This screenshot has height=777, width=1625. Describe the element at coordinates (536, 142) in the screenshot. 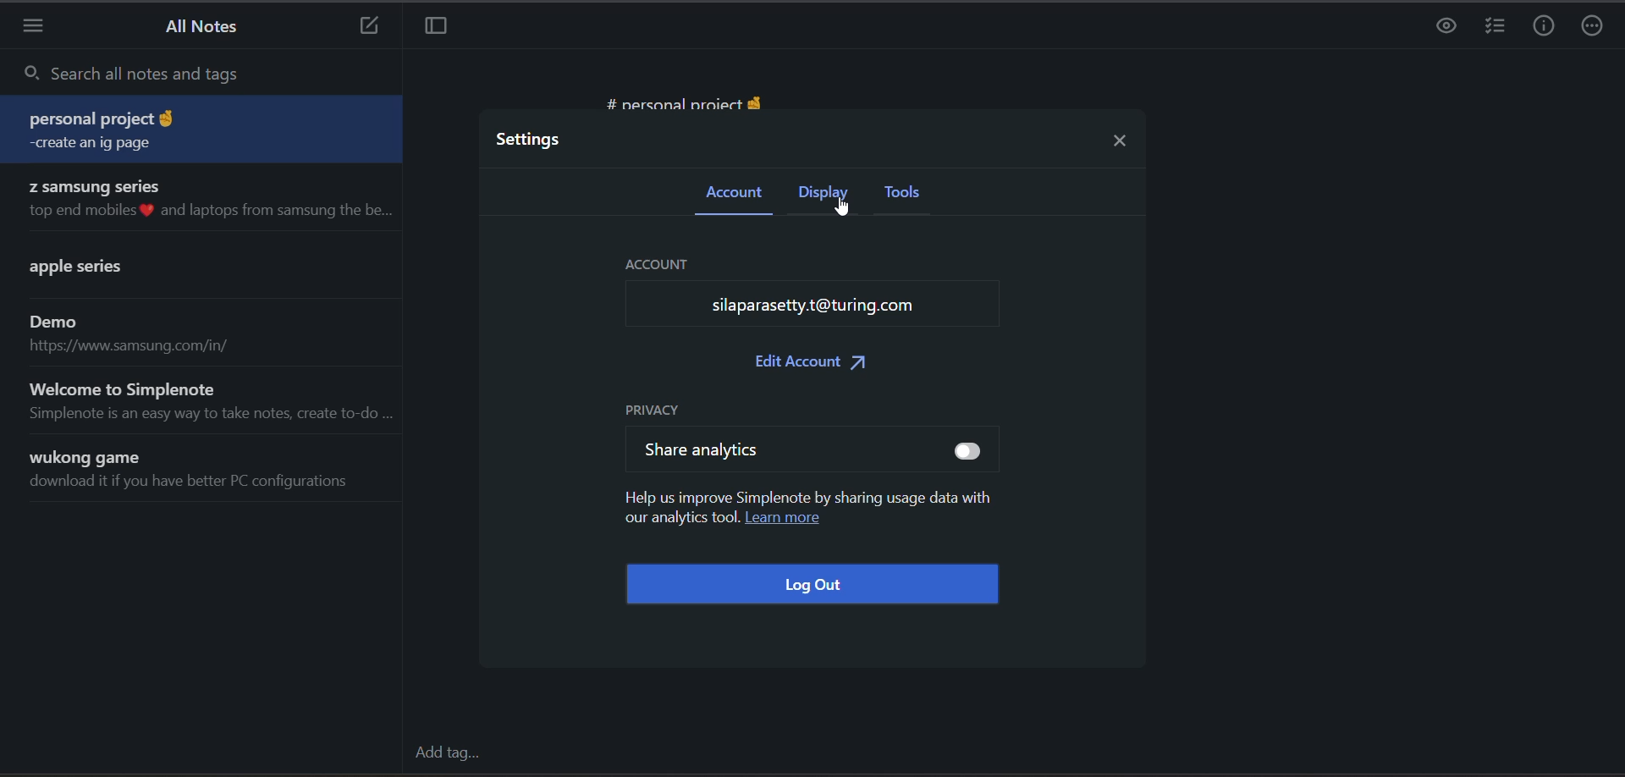

I see `settings` at that location.